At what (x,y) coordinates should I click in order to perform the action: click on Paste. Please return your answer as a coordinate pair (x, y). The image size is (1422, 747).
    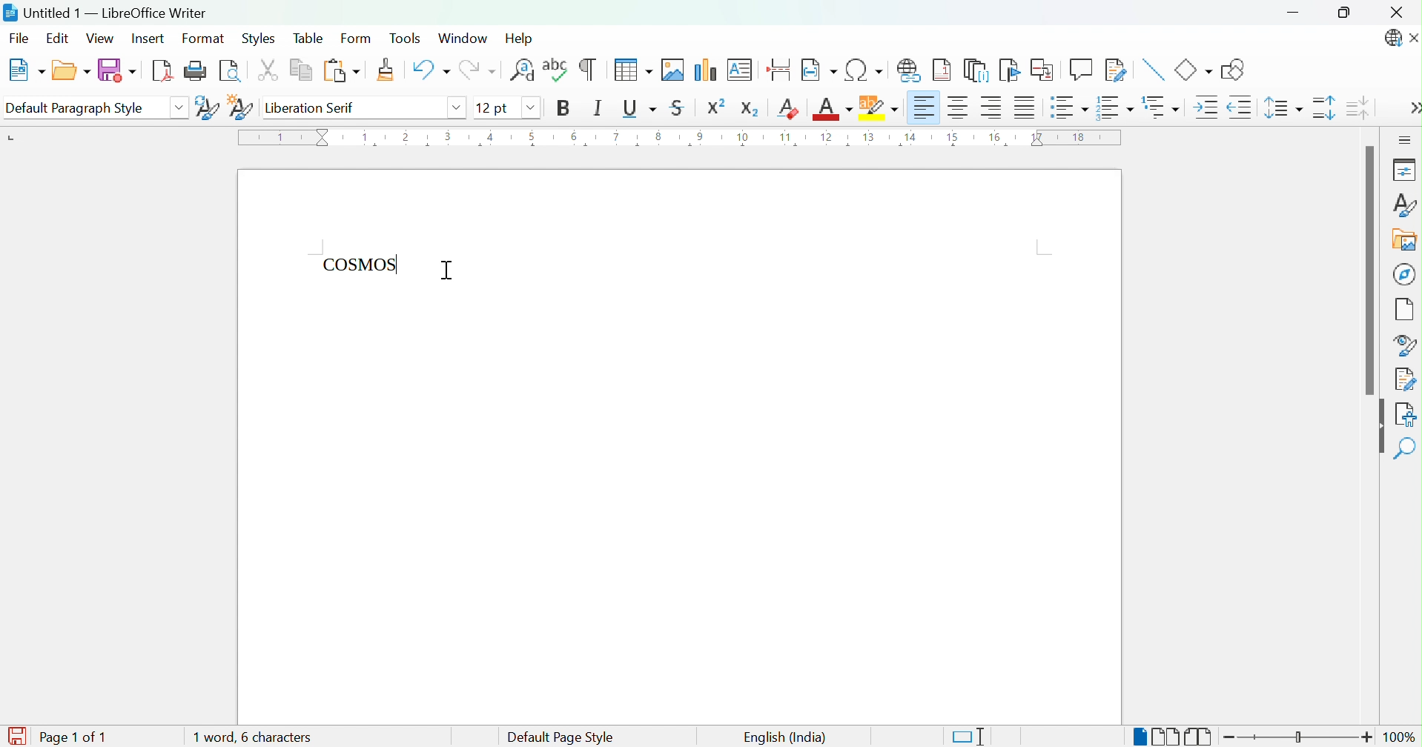
    Looking at the image, I should click on (340, 71).